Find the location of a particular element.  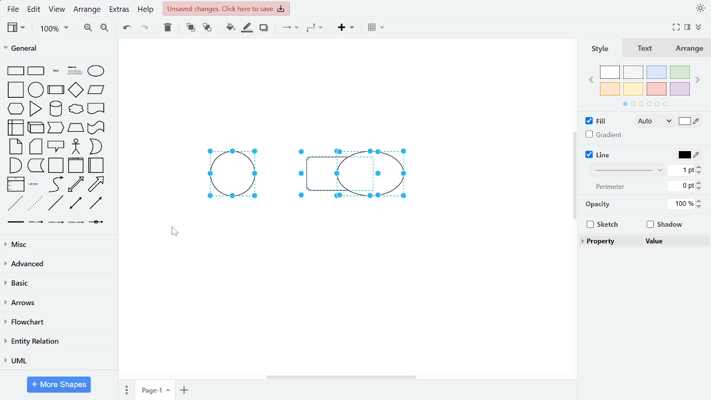

to back is located at coordinates (206, 28).